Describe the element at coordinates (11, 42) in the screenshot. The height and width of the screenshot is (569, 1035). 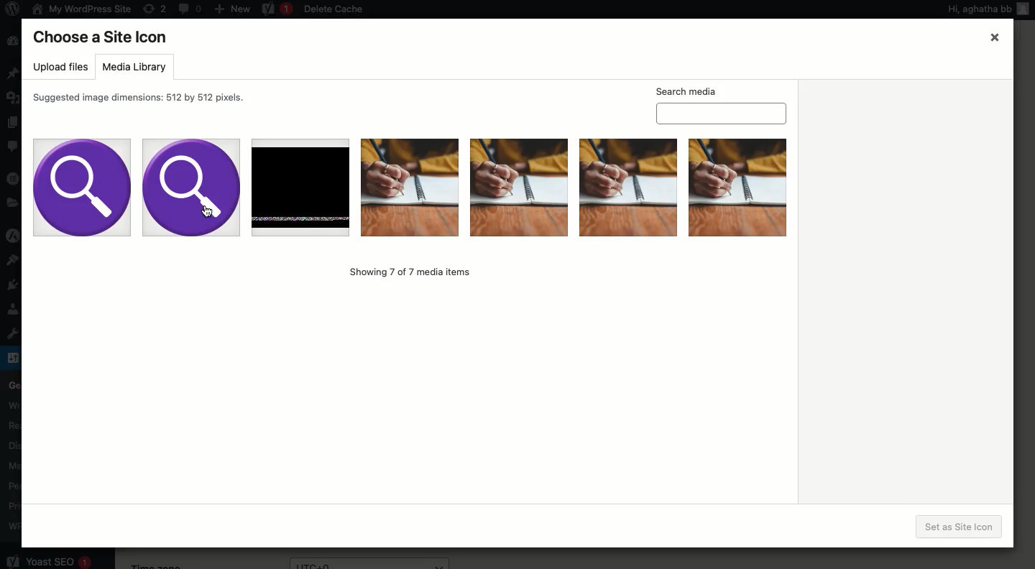
I see `Dashboard` at that location.